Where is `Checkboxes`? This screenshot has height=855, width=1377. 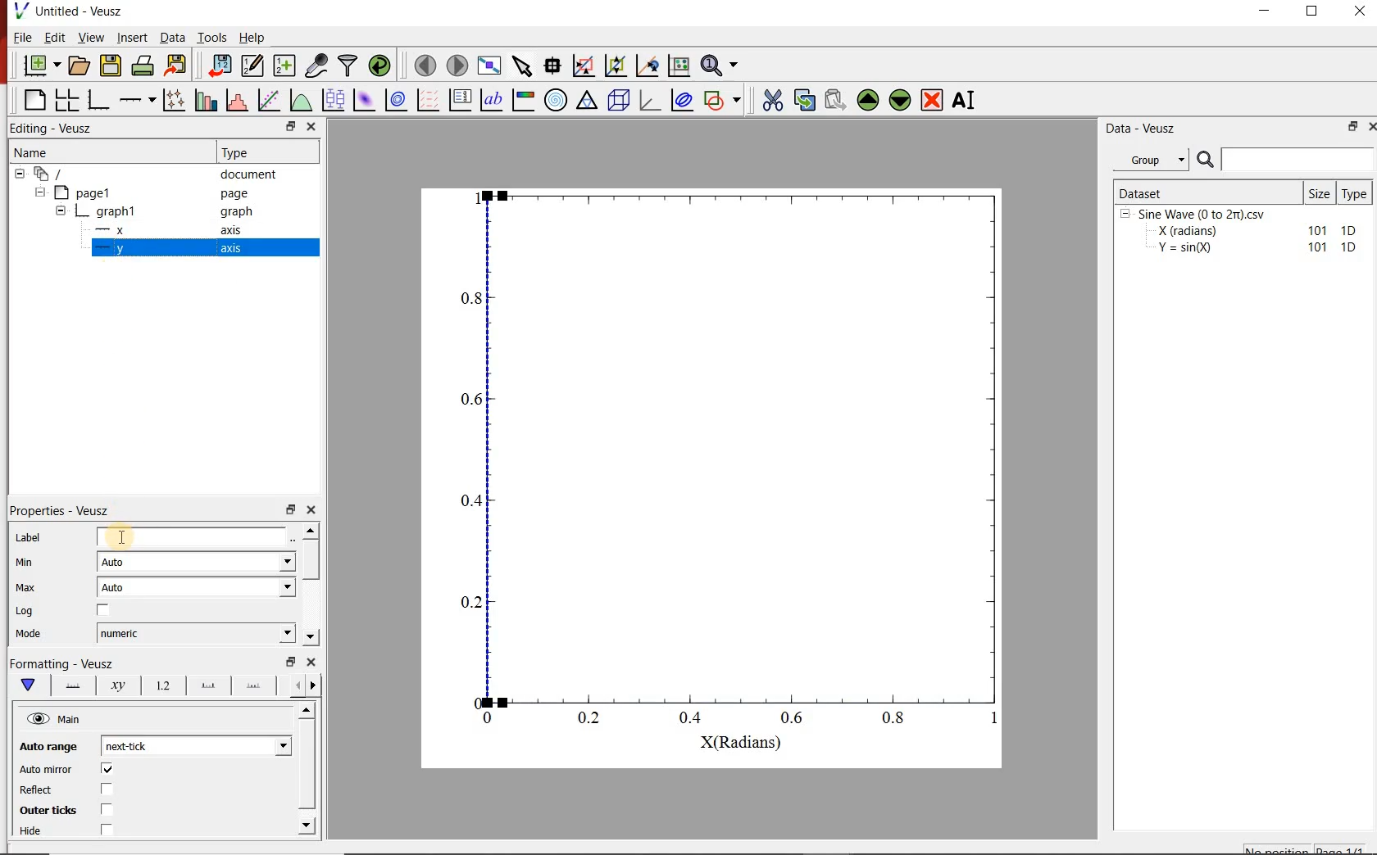
Checkboxes is located at coordinates (103, 800).